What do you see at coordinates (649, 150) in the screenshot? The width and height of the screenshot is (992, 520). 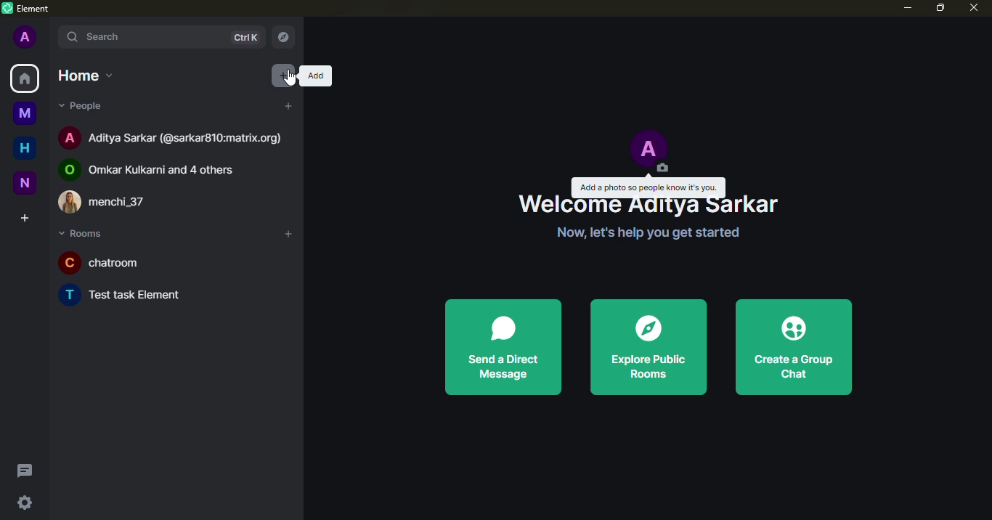 I see `profile pic` at bounding box center [649, 150].